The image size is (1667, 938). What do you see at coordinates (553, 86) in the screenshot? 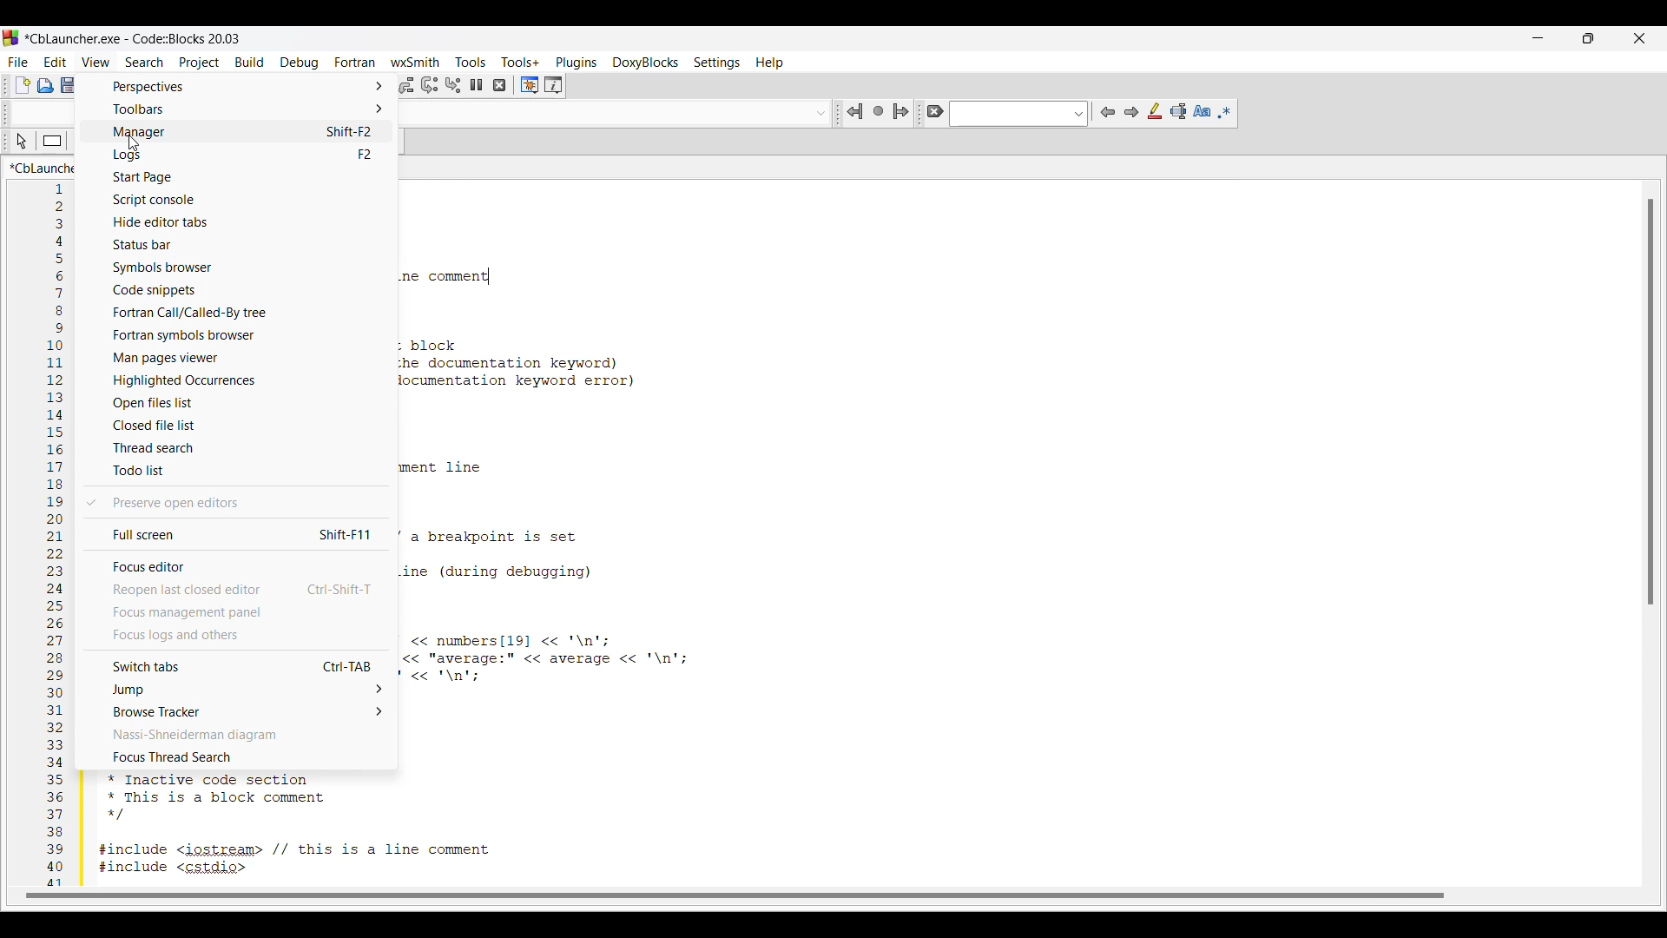
I see `` at bounding box center [553, 86].